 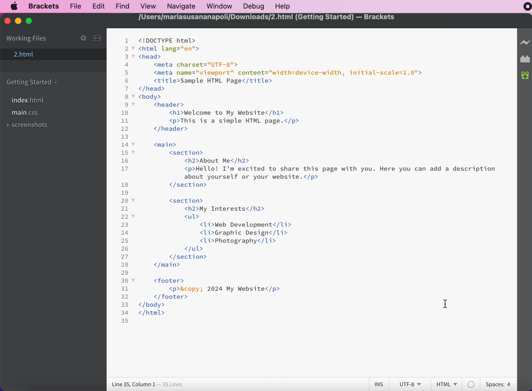 What do you see at coordinates (134, 96) in the screenshot?
I see `code fold` at bounding box center [134, 96].